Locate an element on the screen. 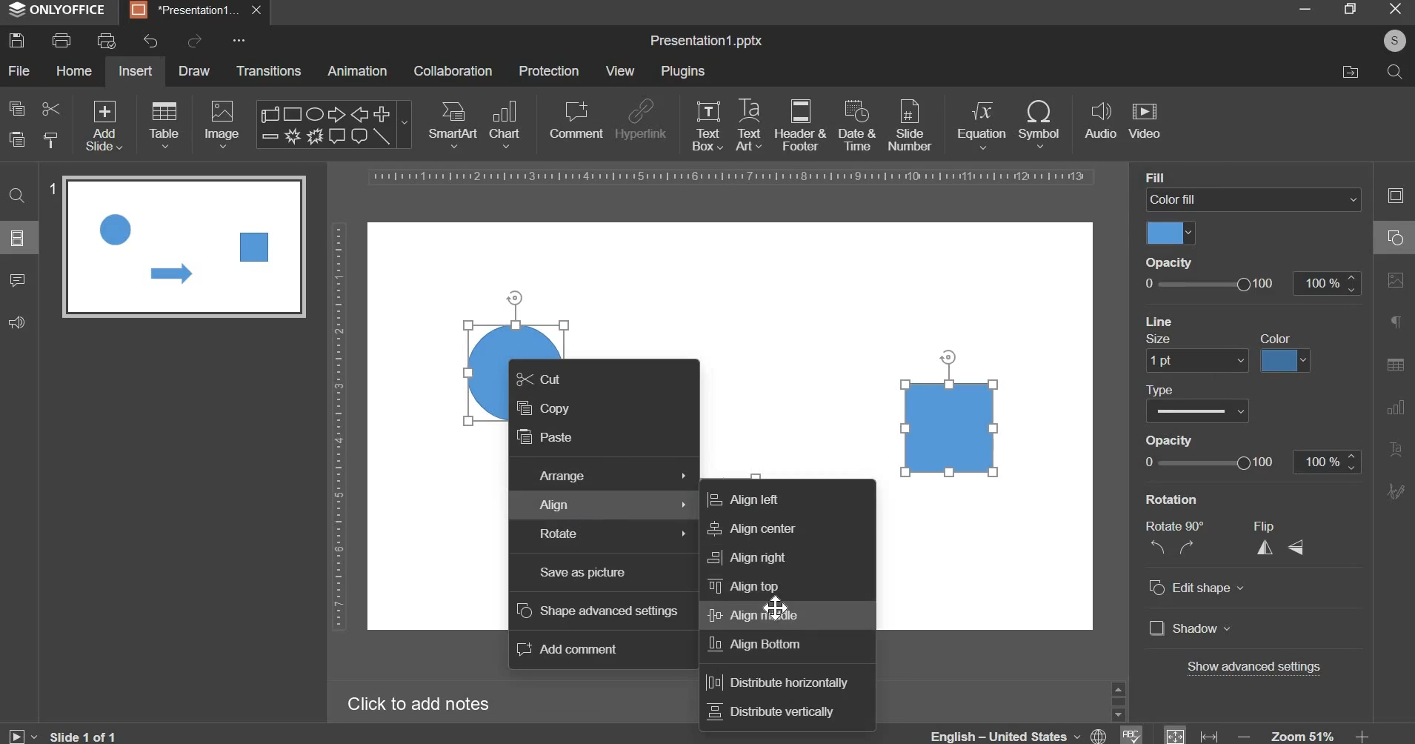 This screenshot has width=1415, height=744. type is located at coordinates (1163, 388).